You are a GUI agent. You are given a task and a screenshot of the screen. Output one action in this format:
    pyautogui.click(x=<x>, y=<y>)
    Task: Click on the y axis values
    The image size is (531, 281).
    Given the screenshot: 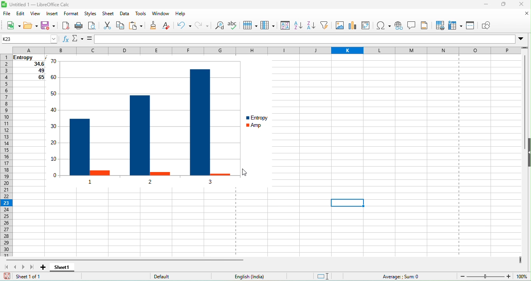 What is the action you would take?
    pyautogui.click(x=54, y=119)
    